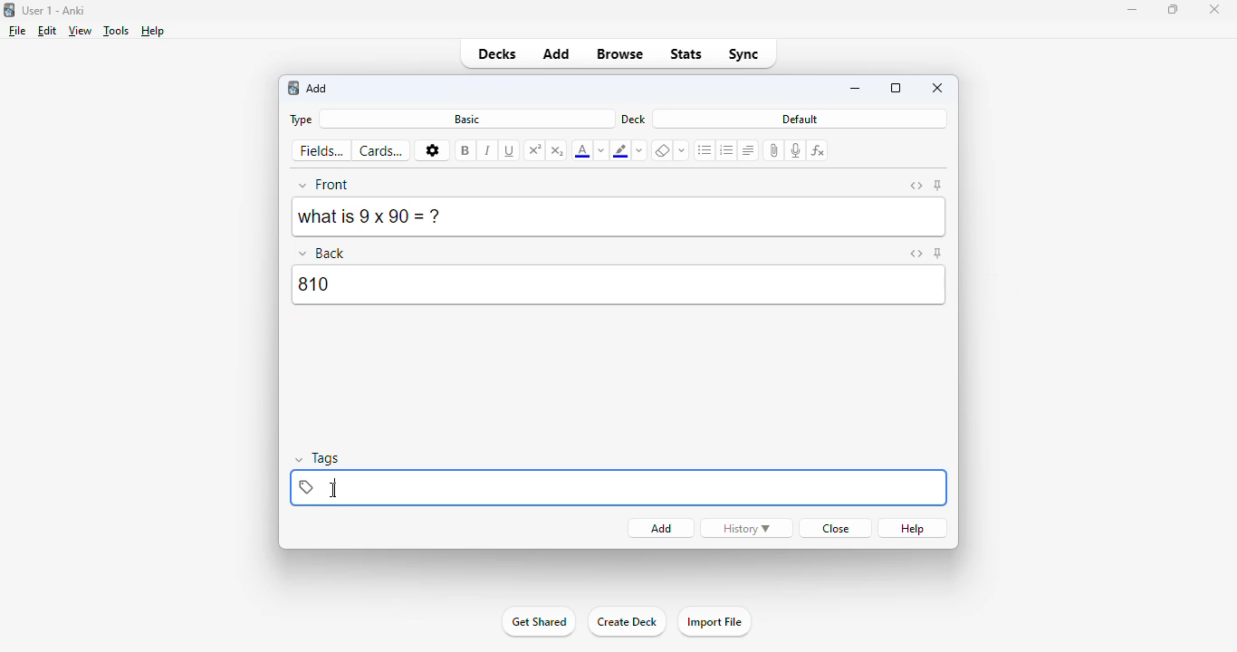 The height and width of the screenshot is (652, 1237). What do you see at coordinates (539, 621) in the screenshot?
I see `get started` at bounding box center [539, 621].